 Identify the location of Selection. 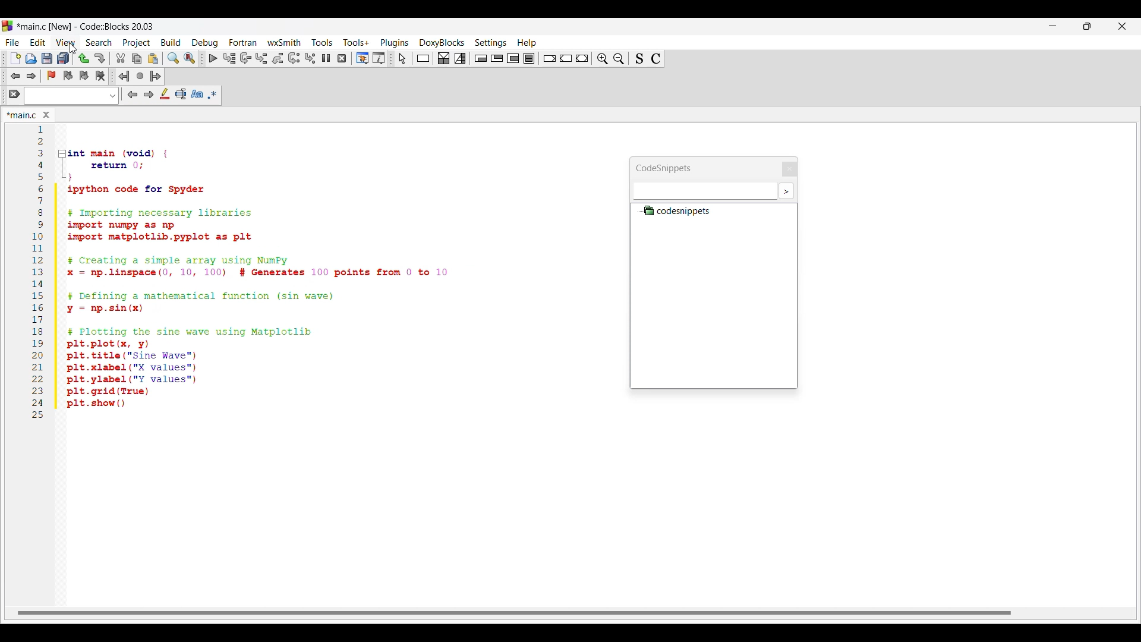
(460, 58).